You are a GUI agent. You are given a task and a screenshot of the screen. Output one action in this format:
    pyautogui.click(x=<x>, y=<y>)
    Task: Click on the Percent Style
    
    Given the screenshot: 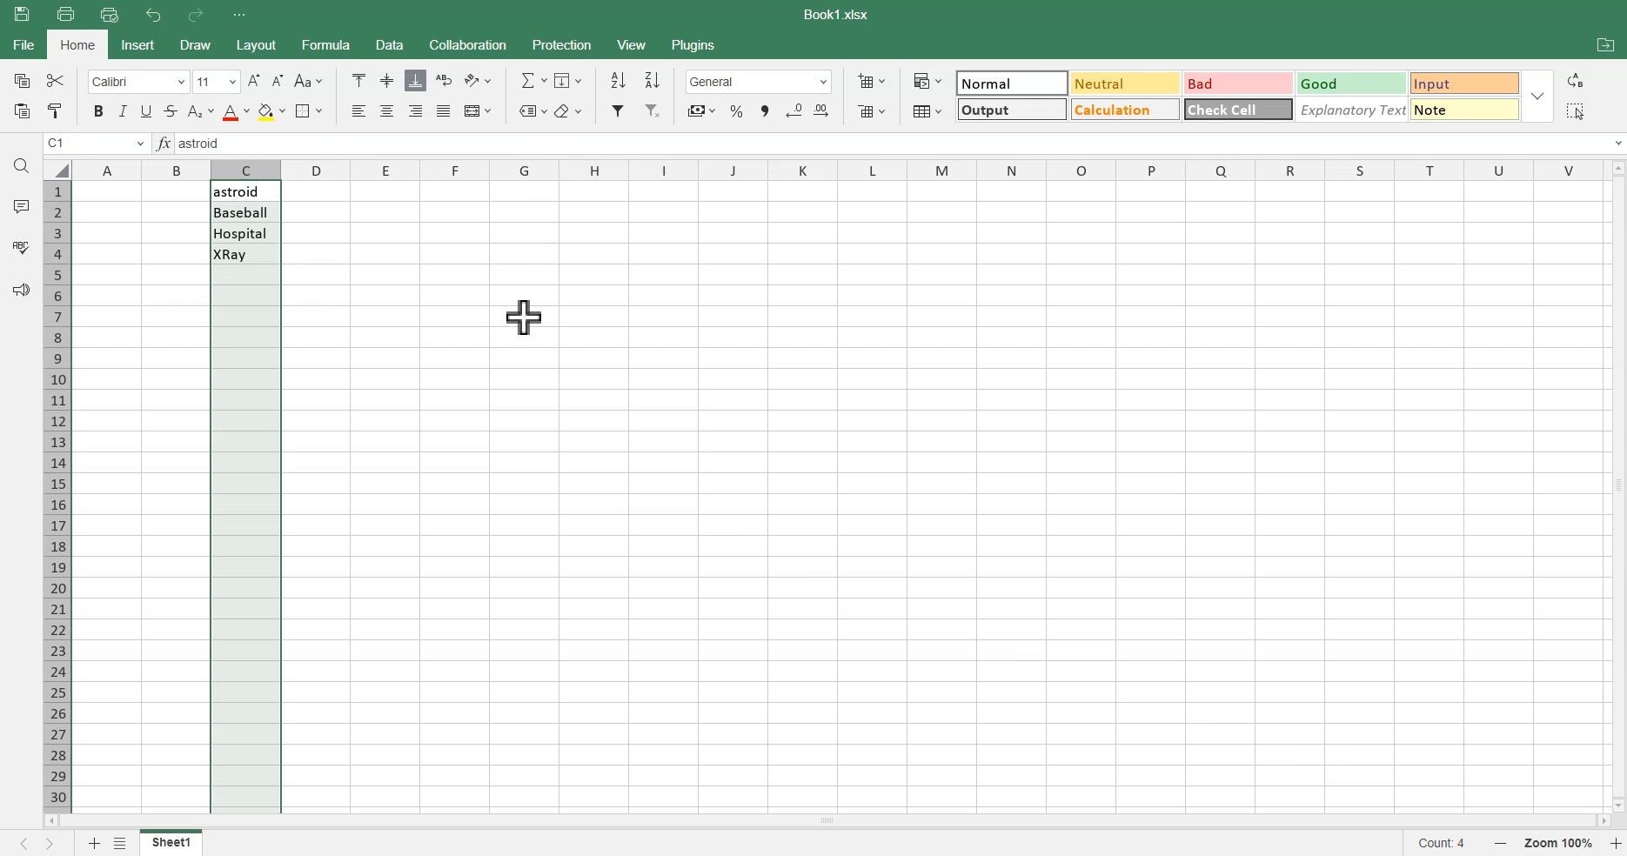 What is the action you would take?
    pyautogui.click(x=736, y=110)
    